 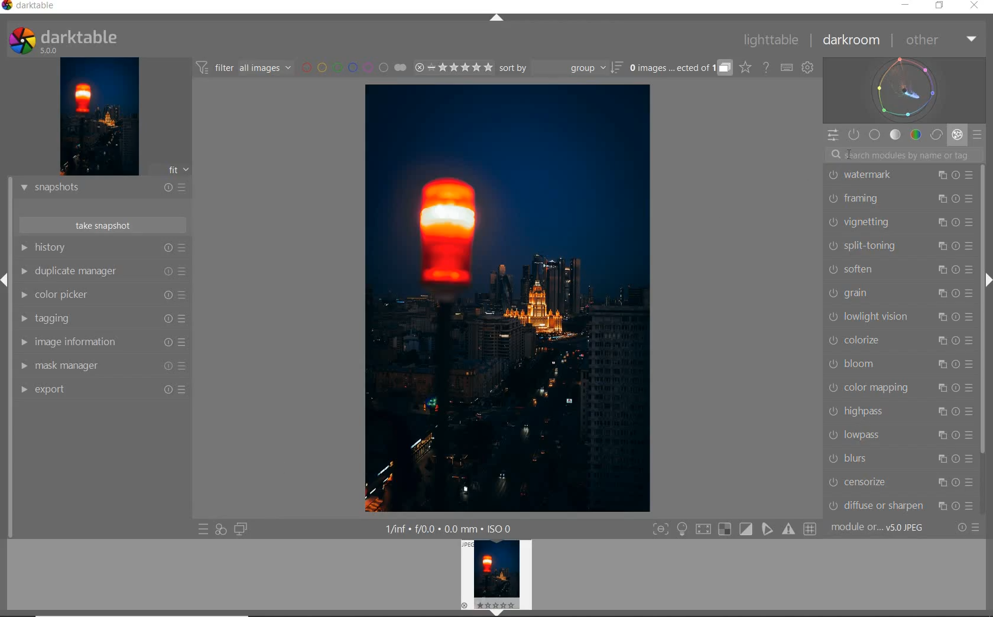 I want to click on Multiple instance, so click(x=935, y=270).